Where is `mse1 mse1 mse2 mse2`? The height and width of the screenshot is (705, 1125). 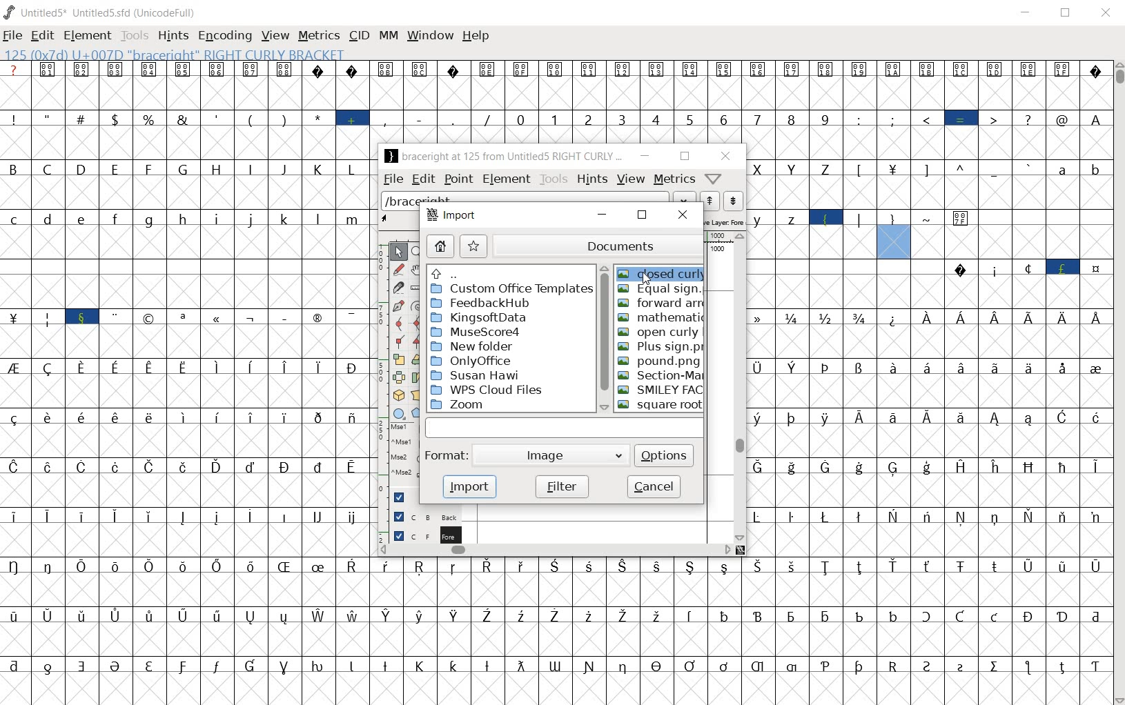
mse1 mse1 mse2 mse2 is located at coordinates (397, 453).